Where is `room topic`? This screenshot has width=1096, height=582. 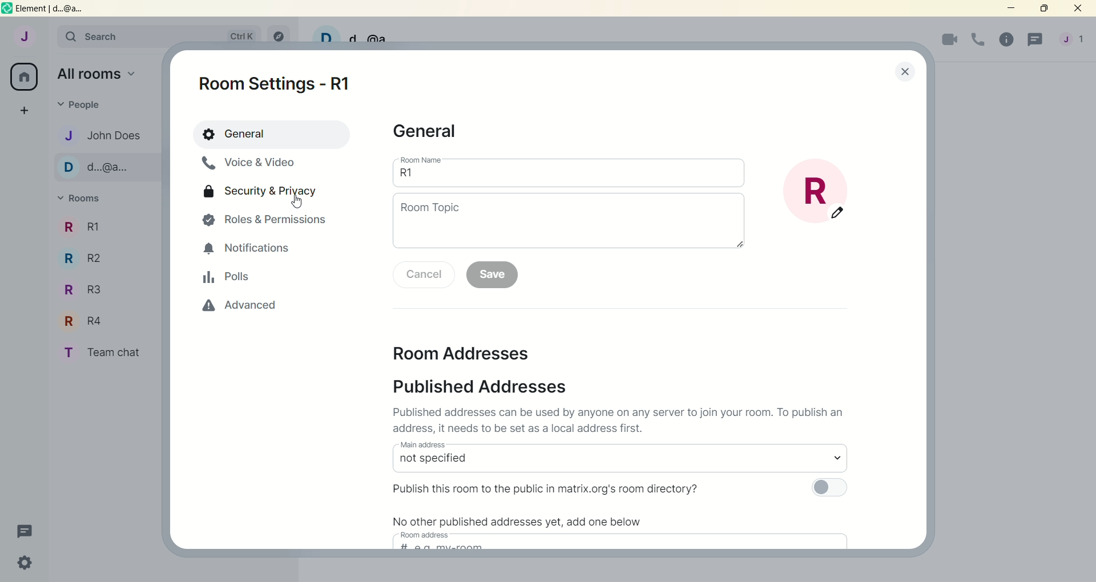 room topic is located at coordinates (568, 224).